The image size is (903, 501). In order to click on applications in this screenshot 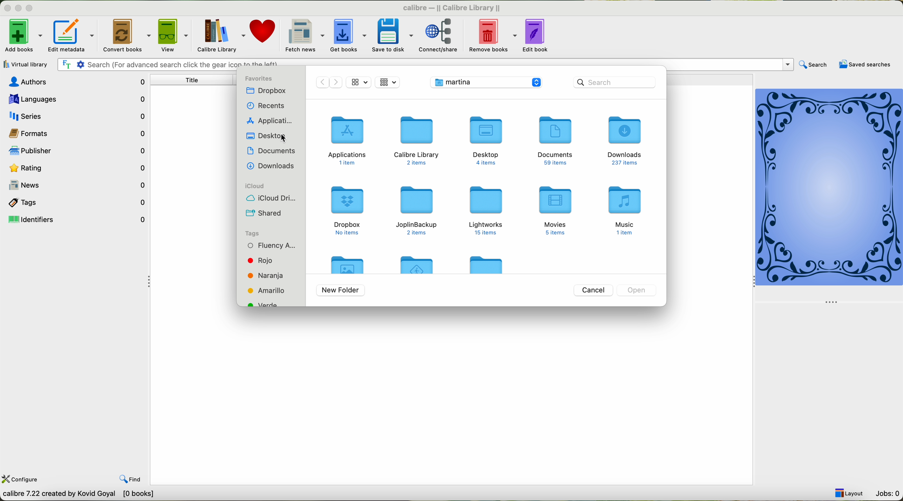, I will do `click(270, 121)`.